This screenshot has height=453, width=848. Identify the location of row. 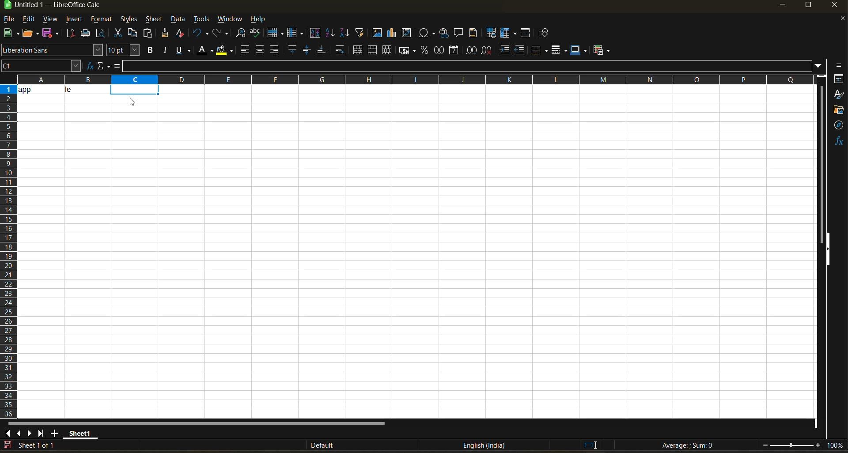
(275, 32).